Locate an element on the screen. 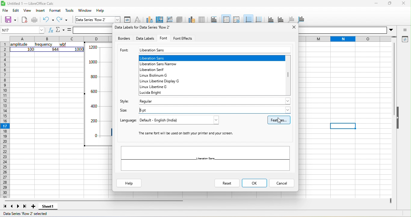 Image resolution: width=411 pixels, height=217 pixels. cursor movement is located at coordinates (279, 121).